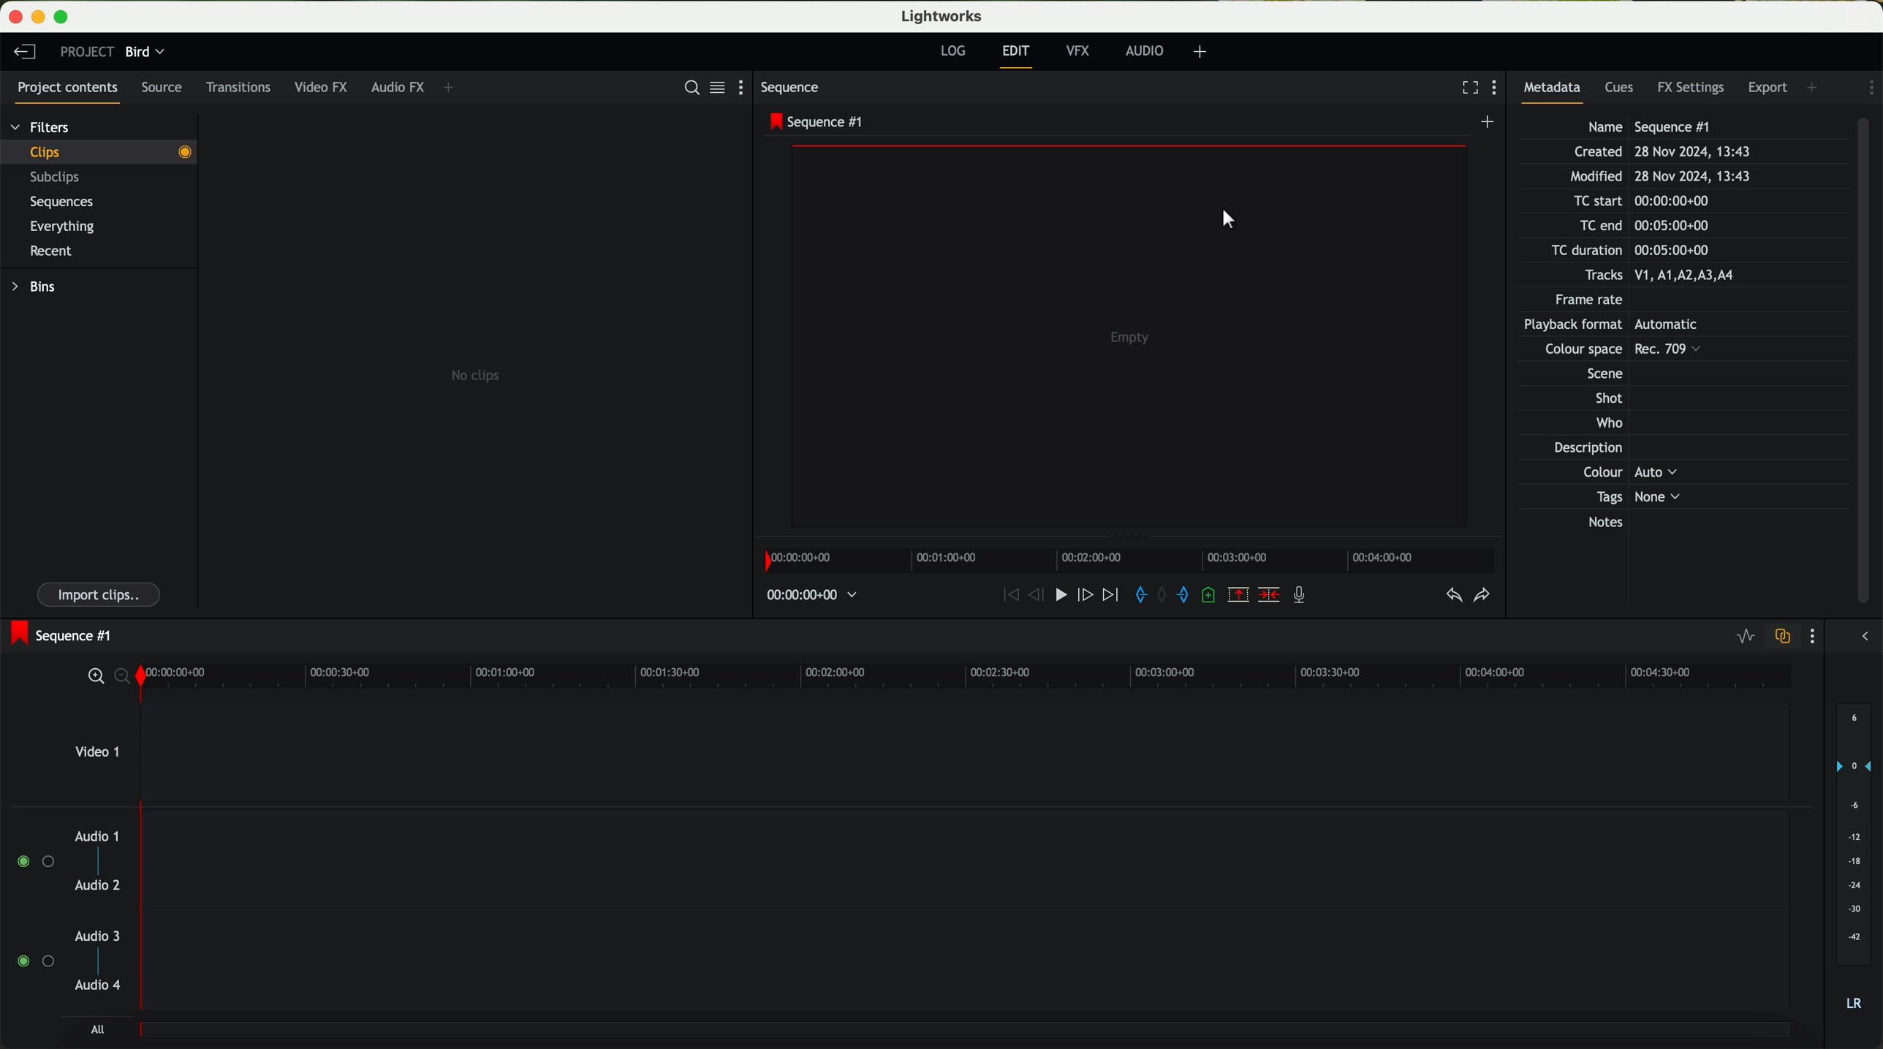 The width and height of the screenshot is (1883, 1049). Describe the element at coordinates (1127, 560) in the screenshot. I see `timeline` at that location.